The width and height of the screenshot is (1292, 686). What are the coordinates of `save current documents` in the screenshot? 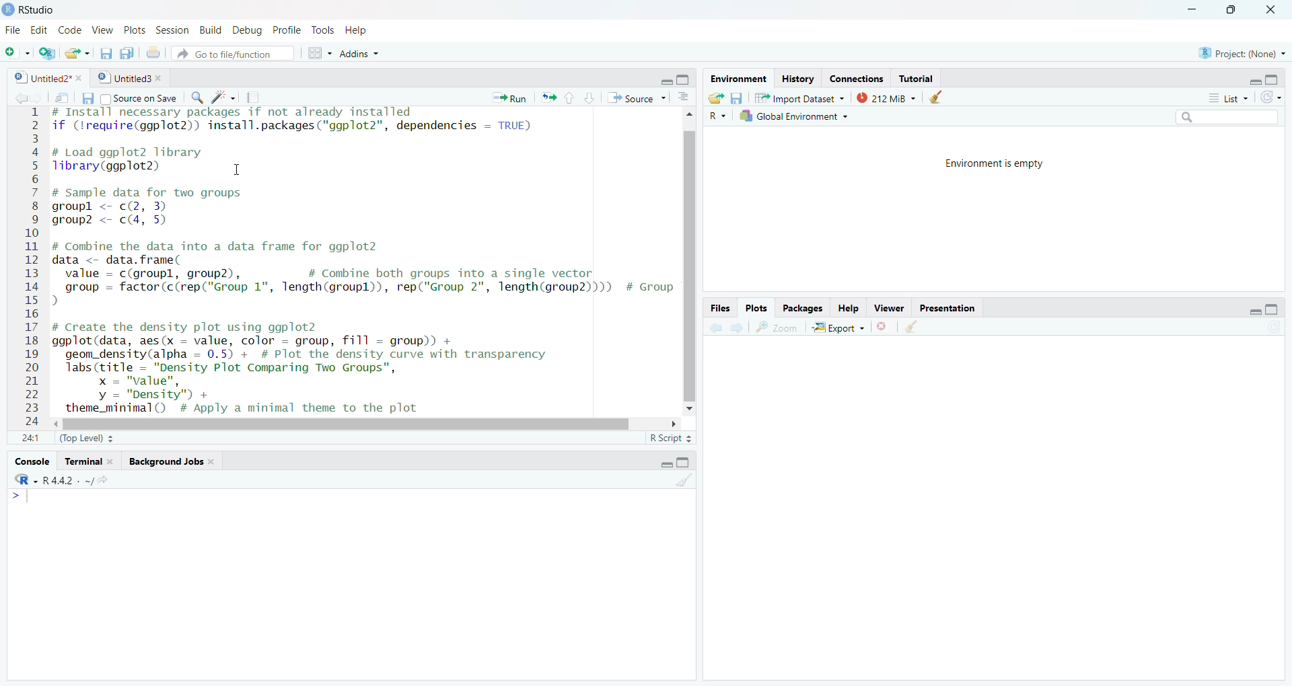 It's located at (105, 54).